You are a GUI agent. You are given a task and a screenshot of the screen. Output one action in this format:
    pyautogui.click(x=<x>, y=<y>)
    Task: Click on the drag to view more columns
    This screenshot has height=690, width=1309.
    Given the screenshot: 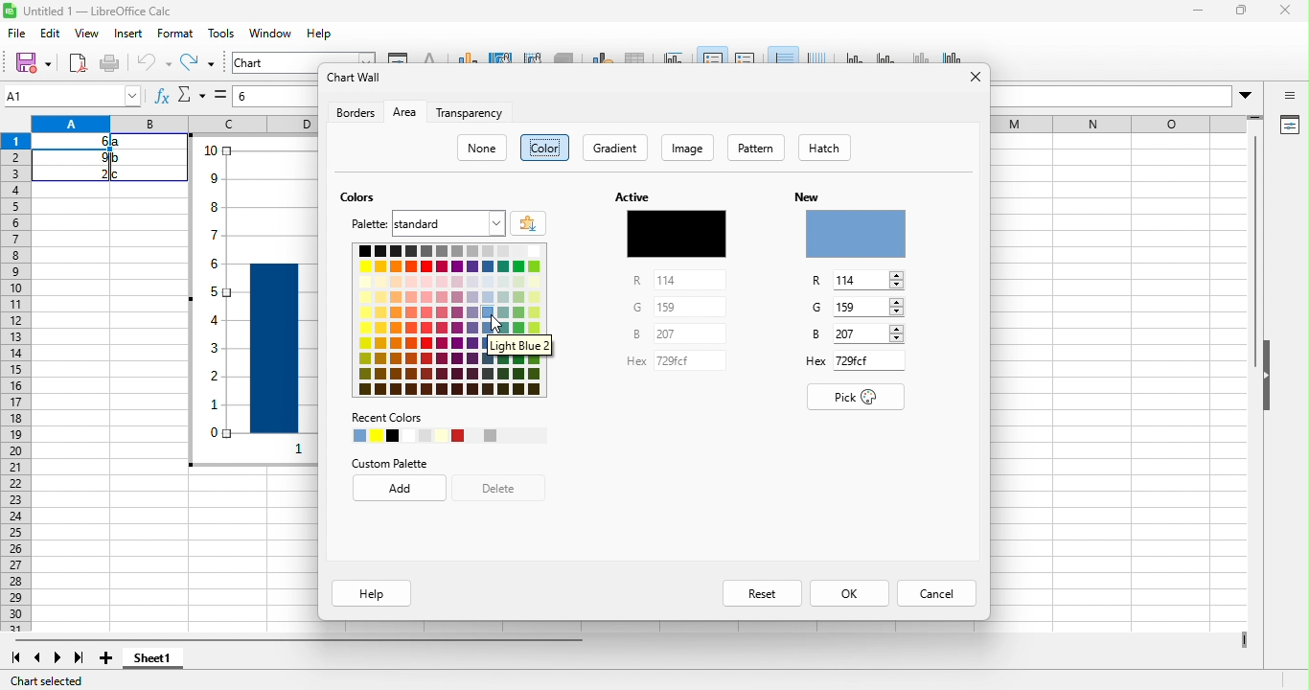 What is the action you would take?
    pyautogui.click(x=1239, y=635)
    